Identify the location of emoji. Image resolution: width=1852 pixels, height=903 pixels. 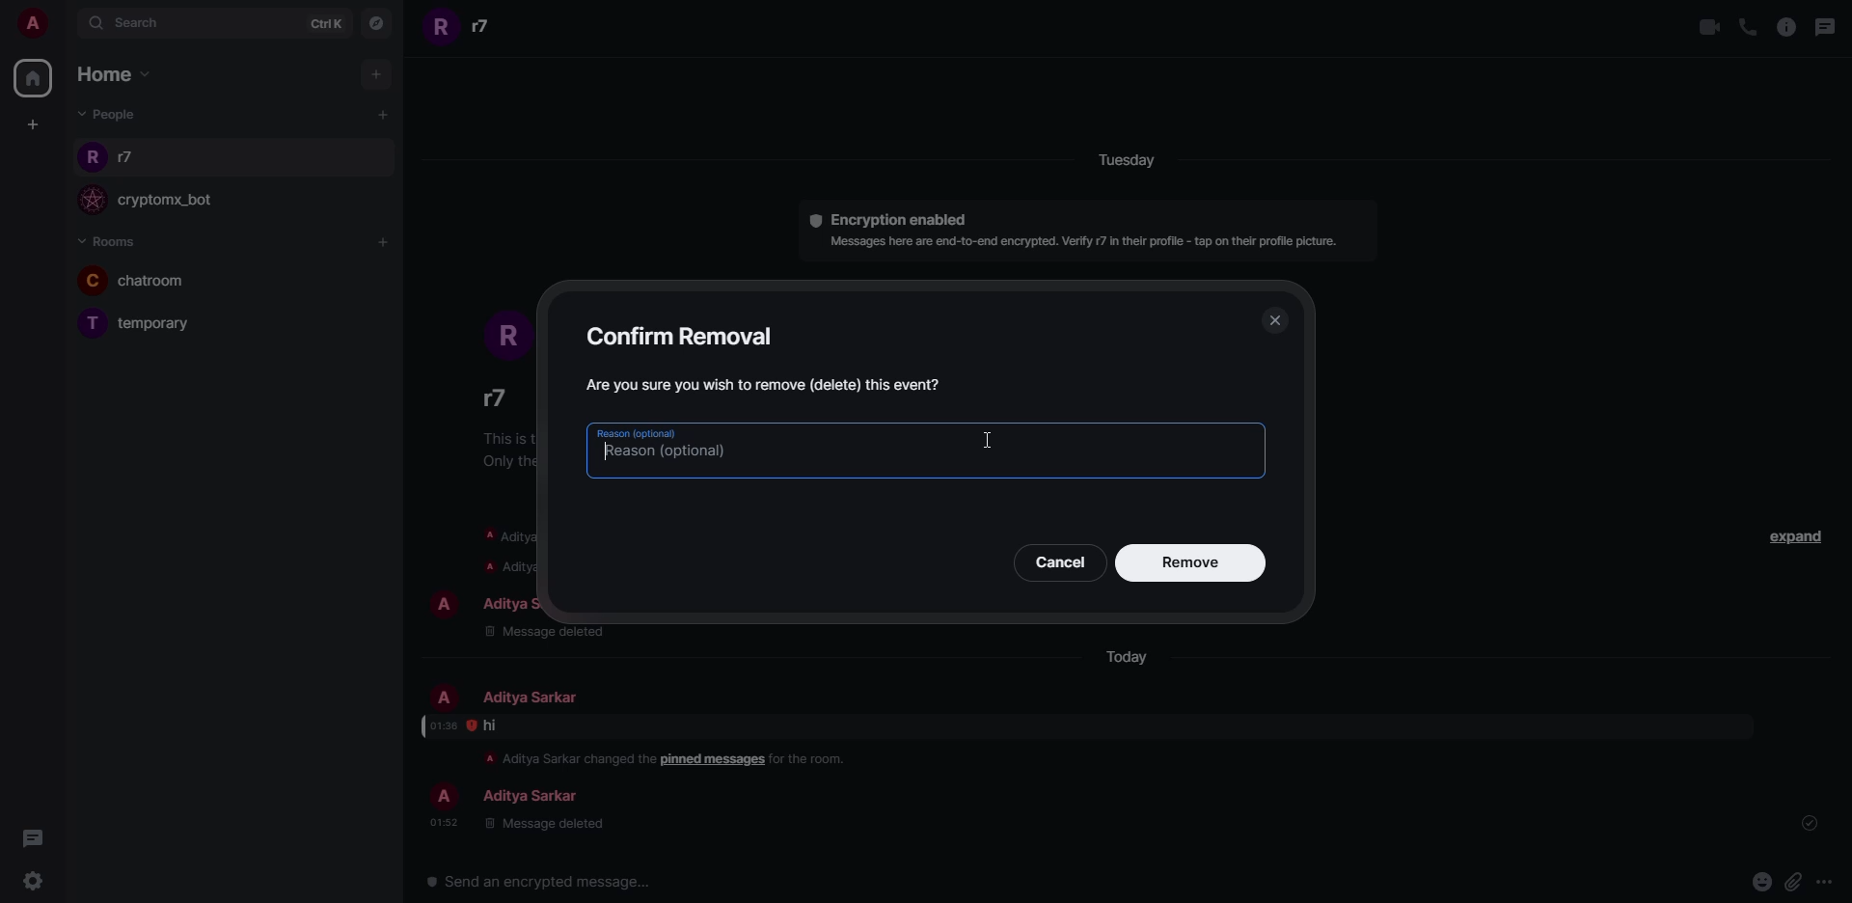
(1760, 880).